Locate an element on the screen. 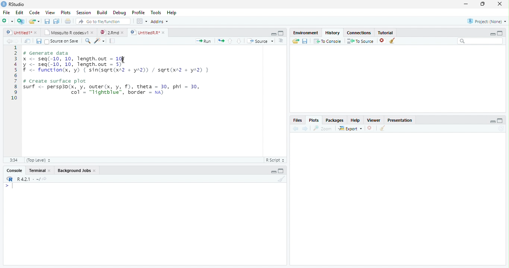  Code is located at coordinates (34, 12).